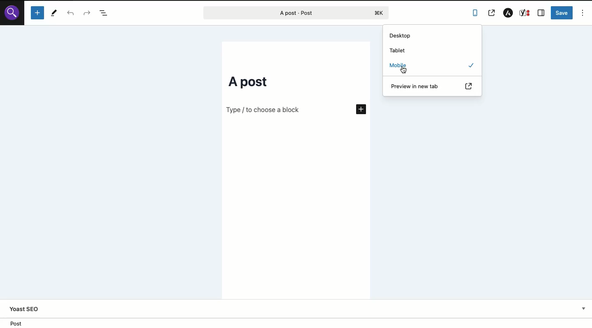 Image resolution: width=592 pixels, height=328 pixels. I want to click on Post, so click(291, 13).